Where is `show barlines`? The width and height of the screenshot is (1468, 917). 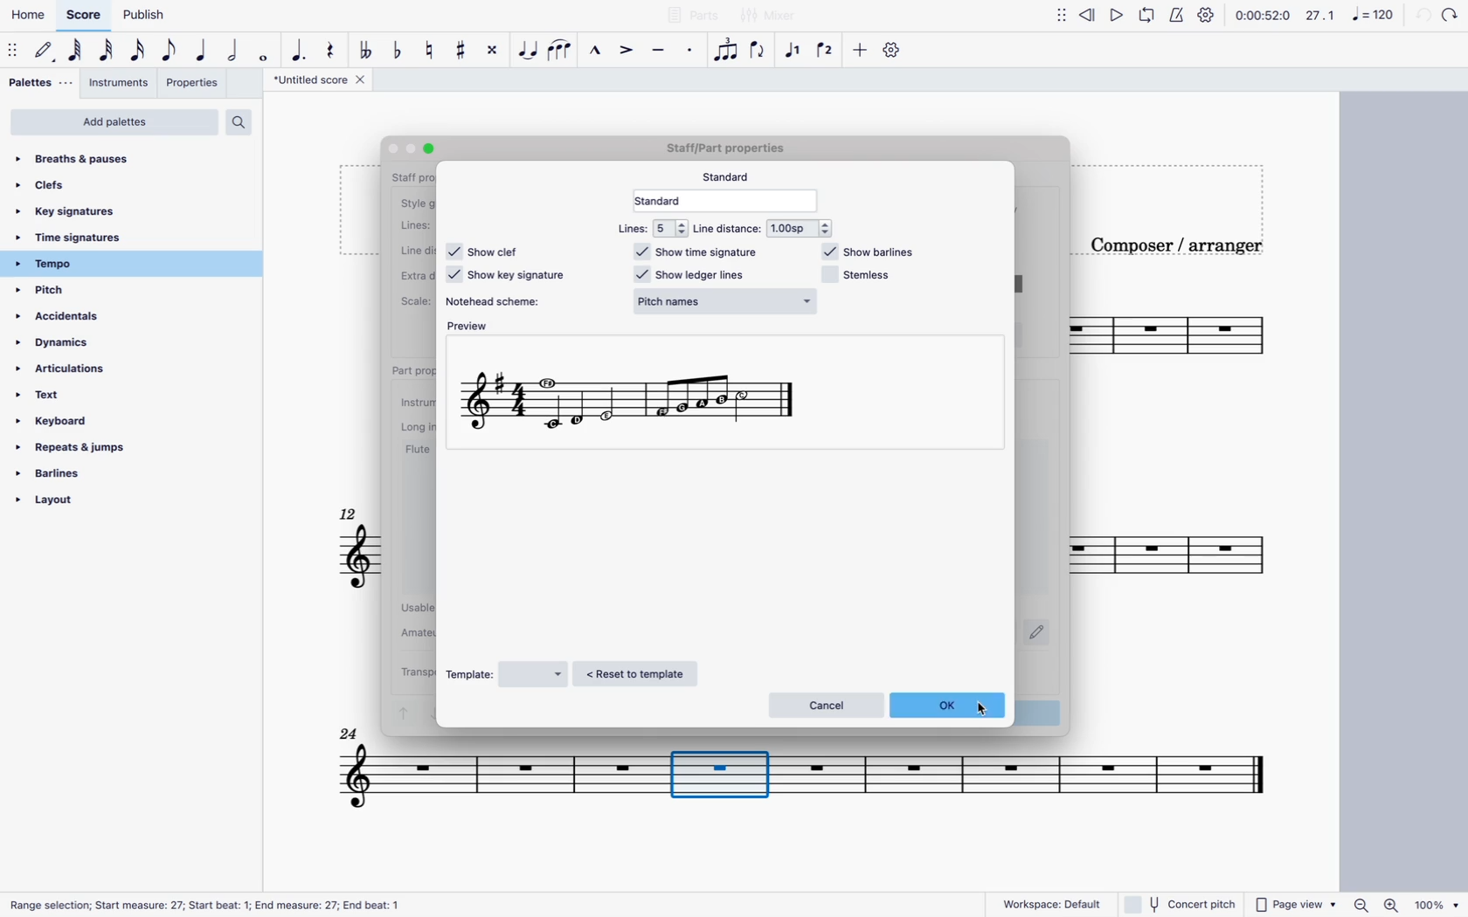 show barlines is located at coordinates (869, 252).